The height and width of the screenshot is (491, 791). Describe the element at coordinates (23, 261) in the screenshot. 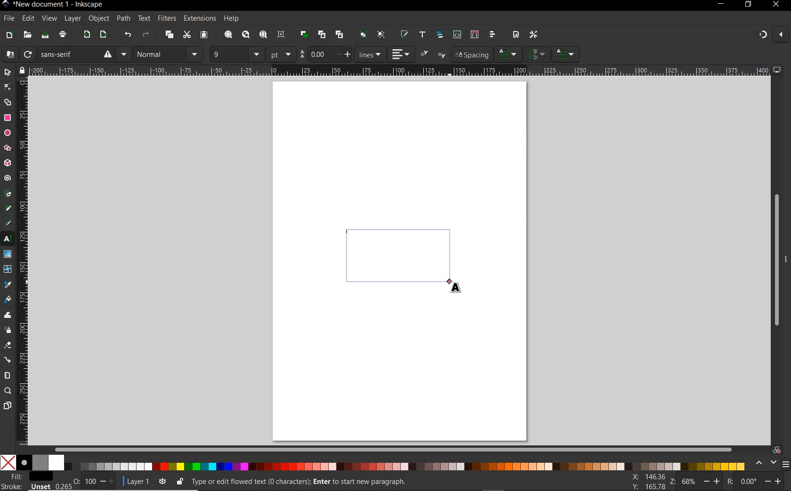

I see `ruler` at that location.